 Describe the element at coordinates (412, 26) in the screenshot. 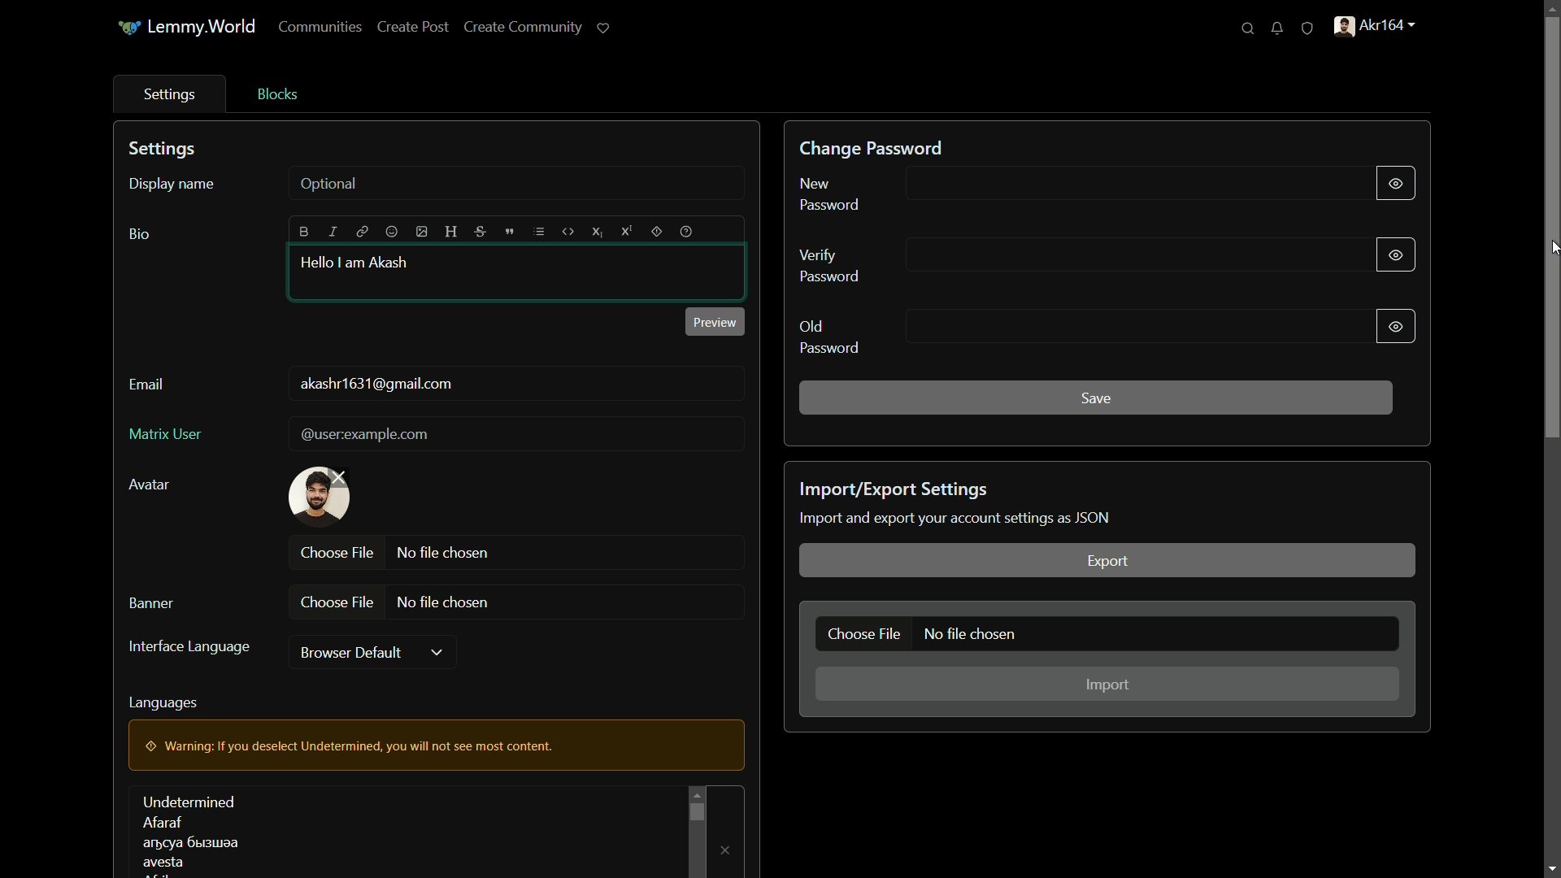

I see `create post` at that location.